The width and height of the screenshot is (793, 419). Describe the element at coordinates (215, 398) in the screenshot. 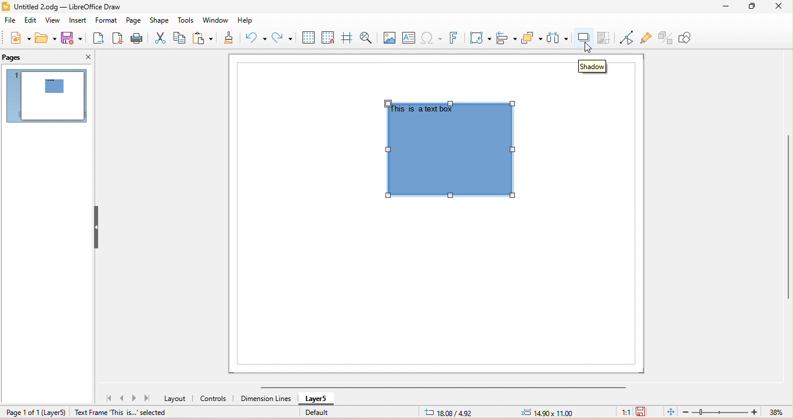

I see `controls` at that location.